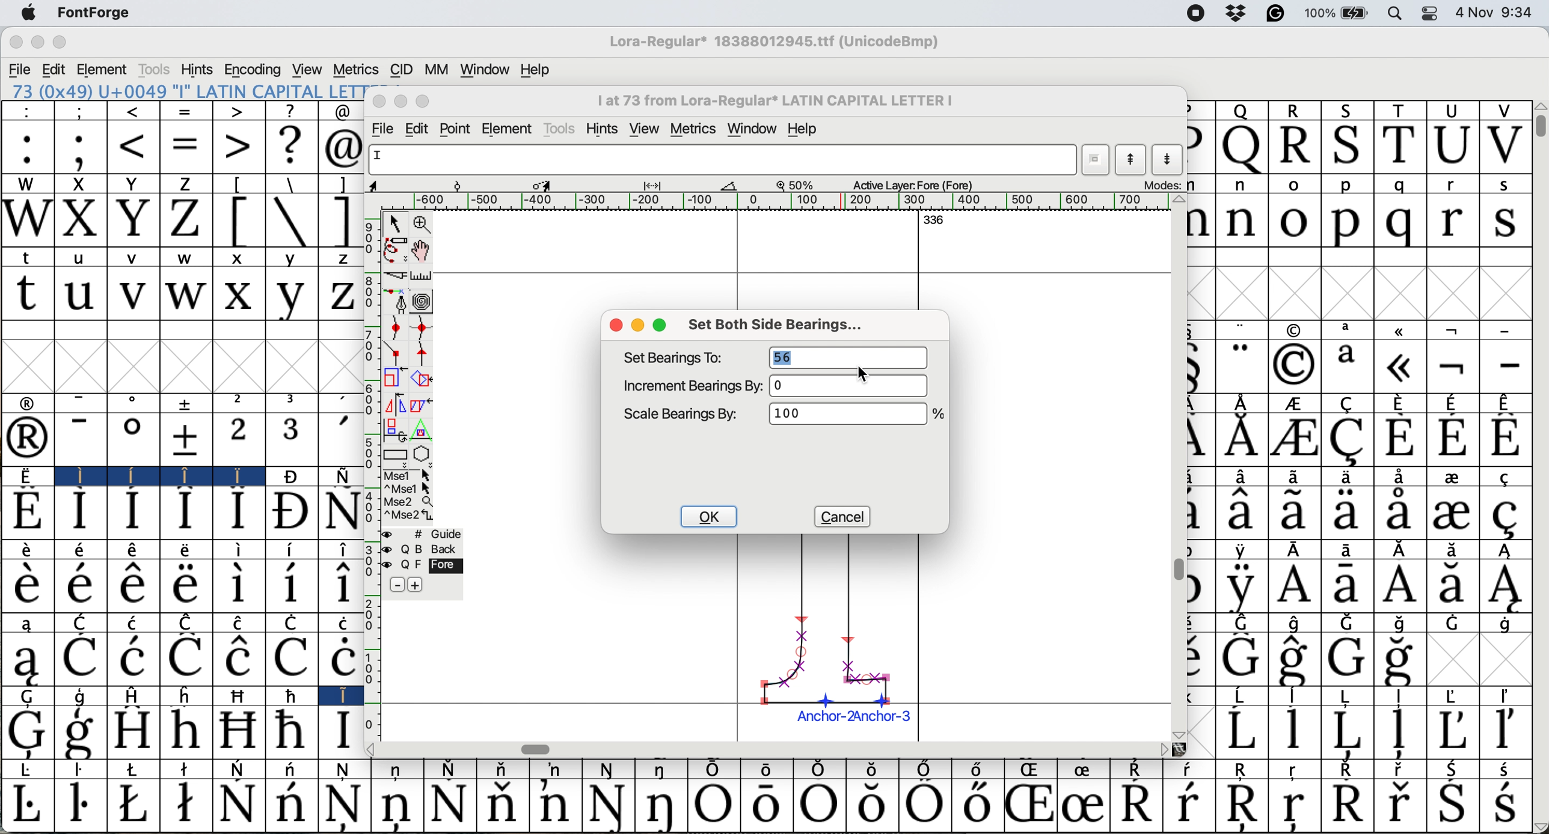 Image resolution: width=1549 pixels, height=834 pixels. I want to click on file, so click(385, 128).